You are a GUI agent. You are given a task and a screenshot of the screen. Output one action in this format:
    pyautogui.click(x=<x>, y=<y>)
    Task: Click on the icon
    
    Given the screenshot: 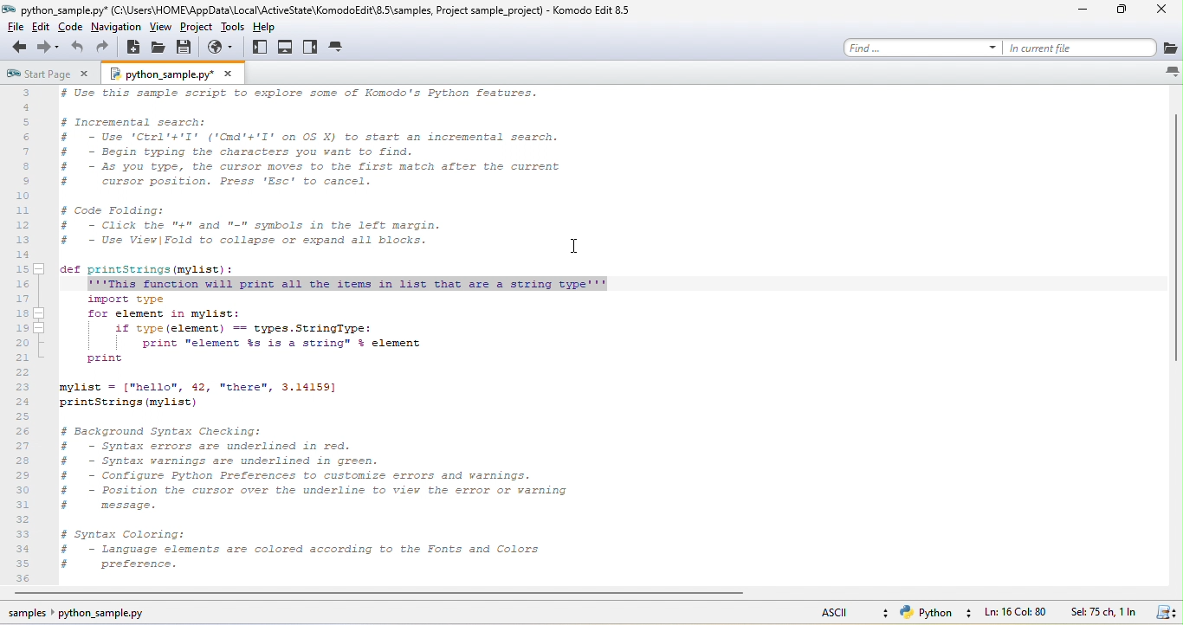 What is the action you would take?
    pyautogui.click(x=1169, y=48)
    